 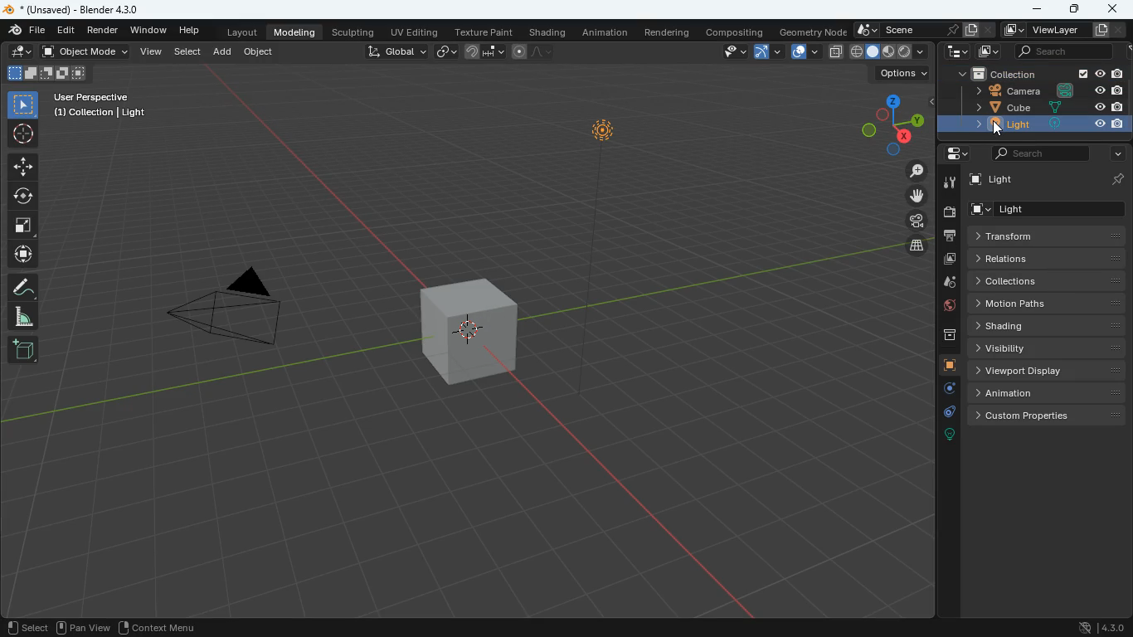 What do you see at coordinates (999, 129) in the screenshot?
I see `Cursor` at bounding box center [999, 129].